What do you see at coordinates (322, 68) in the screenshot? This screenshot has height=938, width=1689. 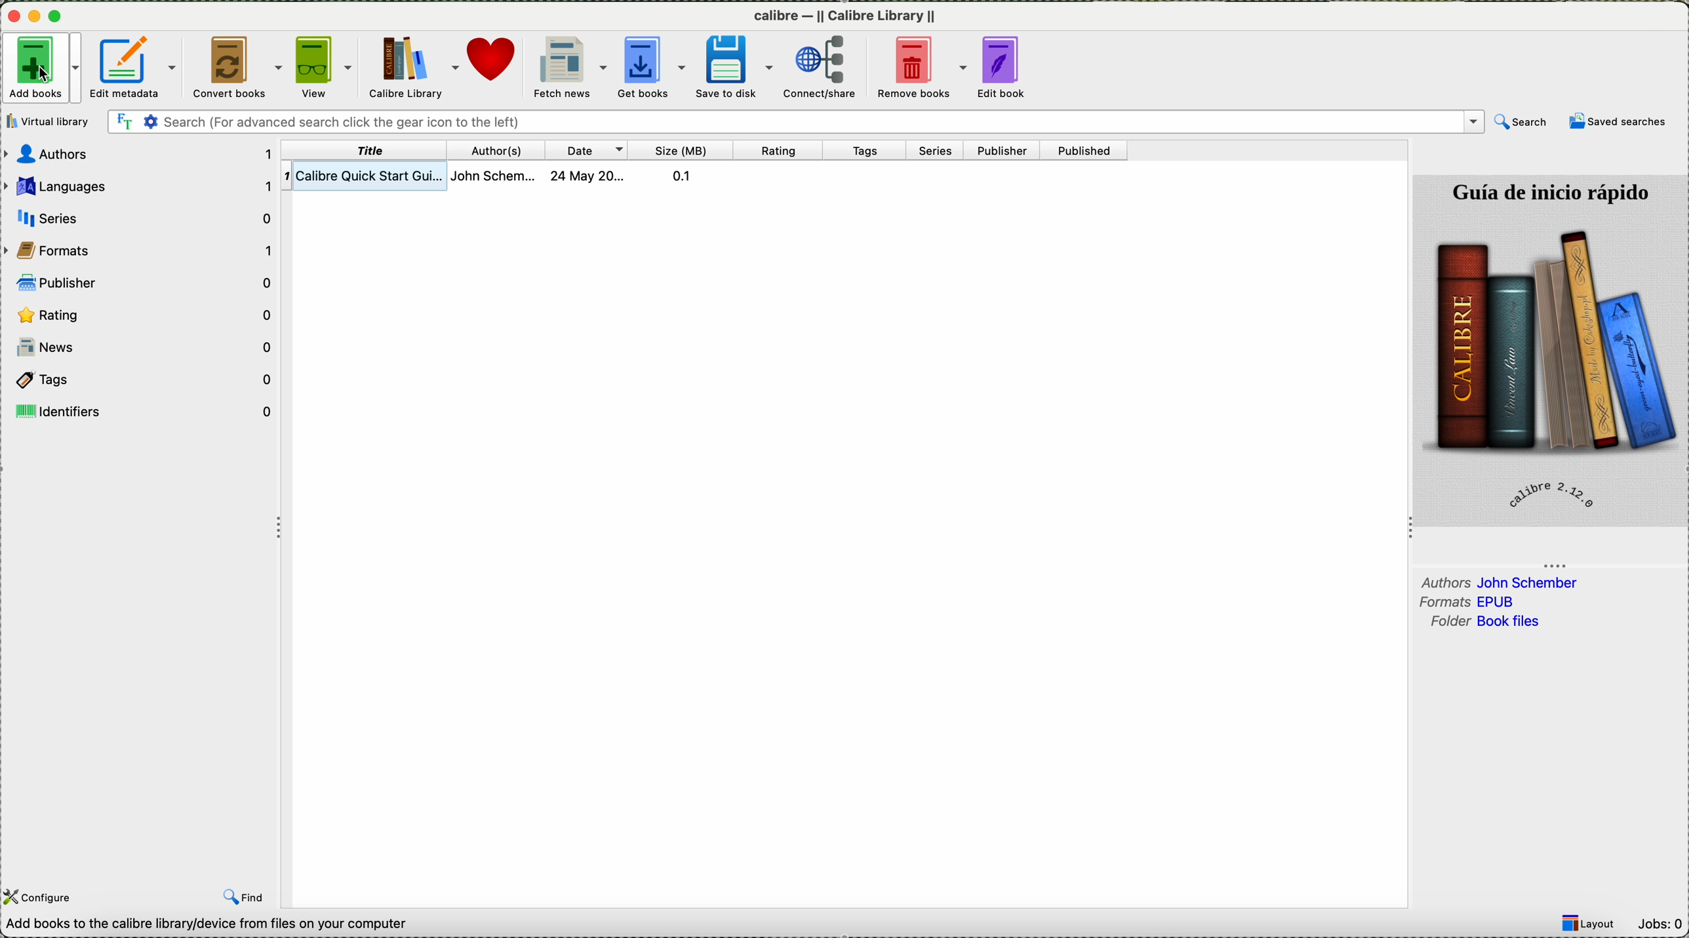 I see `view` at bounding box center [322, 68].